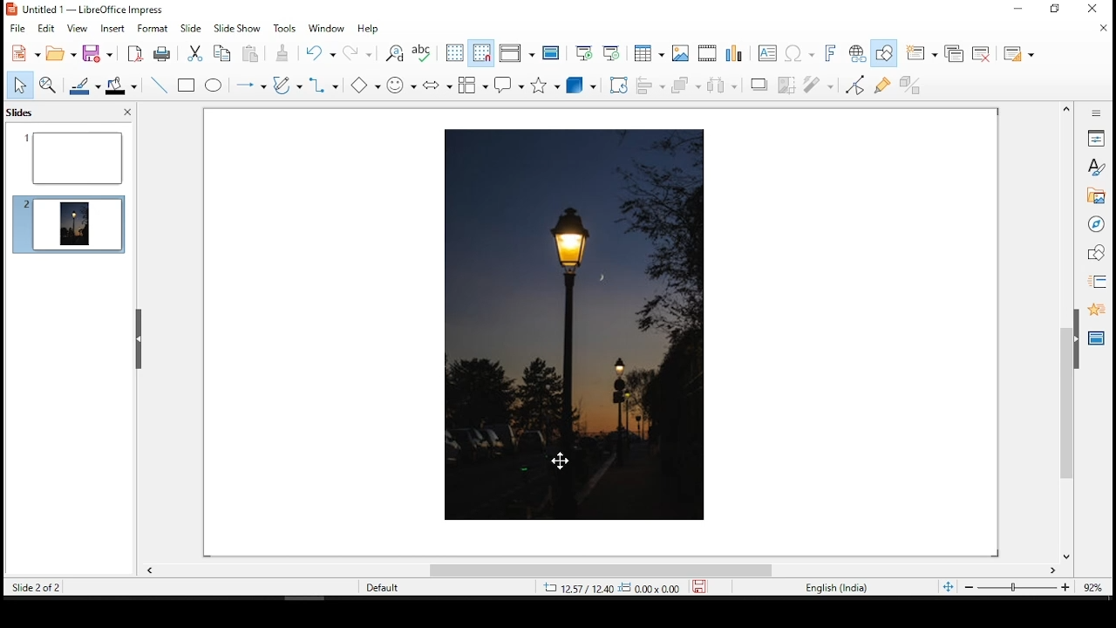 The width and height of the screenshot is (1116, 628). Describe the element at coordinates (766, 54) in the screenshot. I see `text box` at that location.